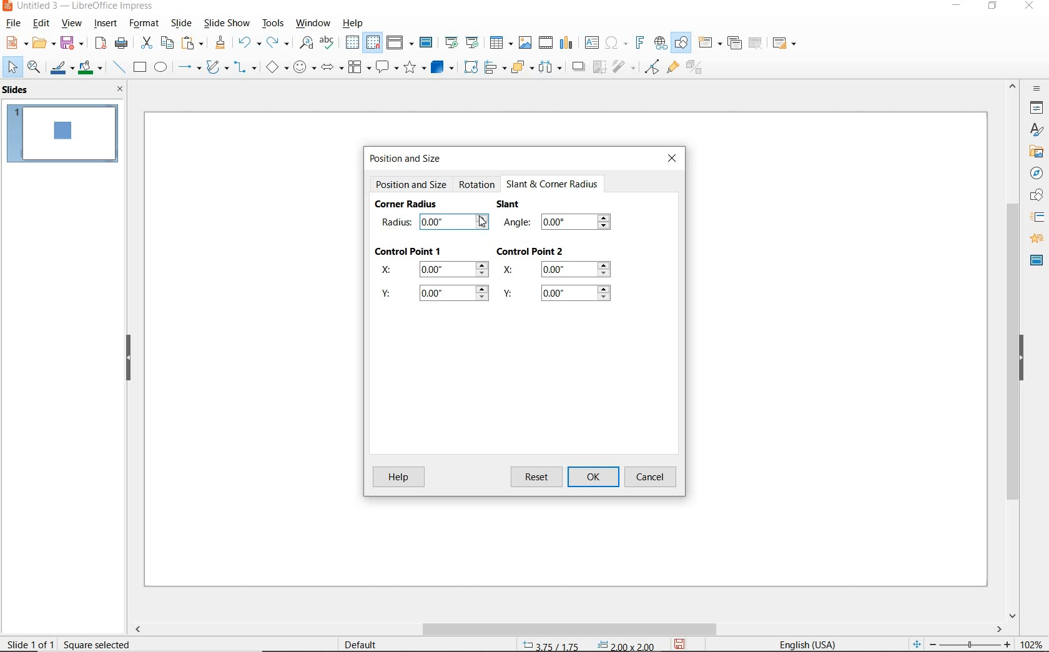 The image size is (1049, 652). What do you see at coordinates (128, 358) in the screenshot?
I see `hide` at bounding box center [128, 358].